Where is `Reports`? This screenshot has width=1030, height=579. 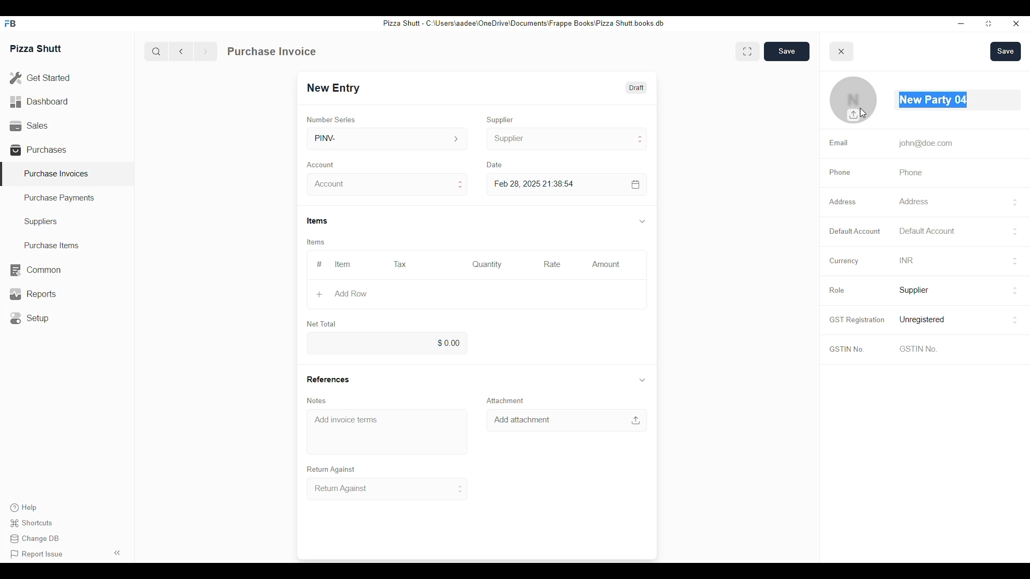
Reports is located at coordinates (32, 294).